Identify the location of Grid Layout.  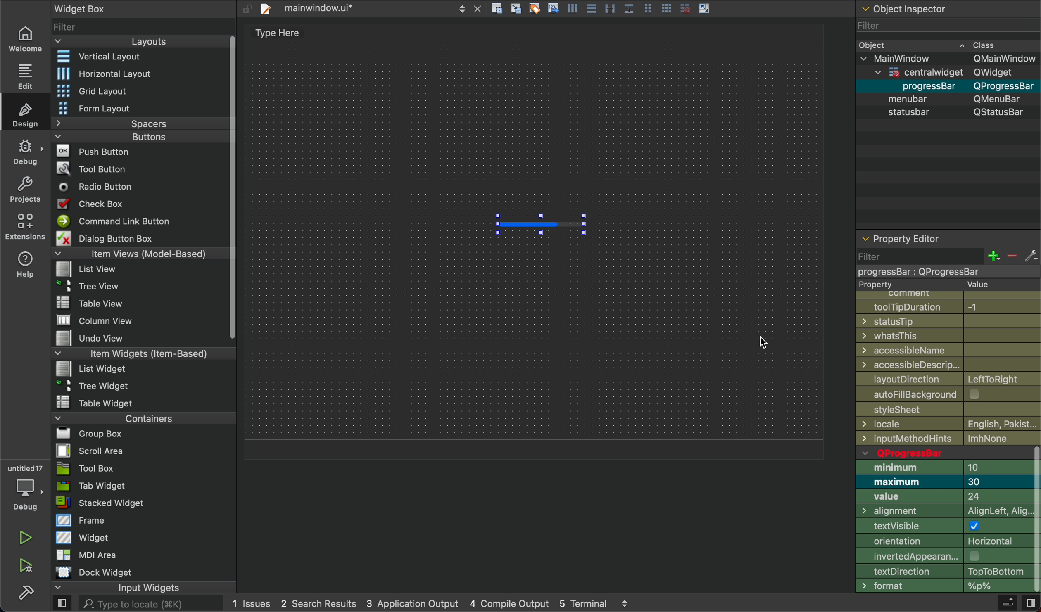
(114, 90).